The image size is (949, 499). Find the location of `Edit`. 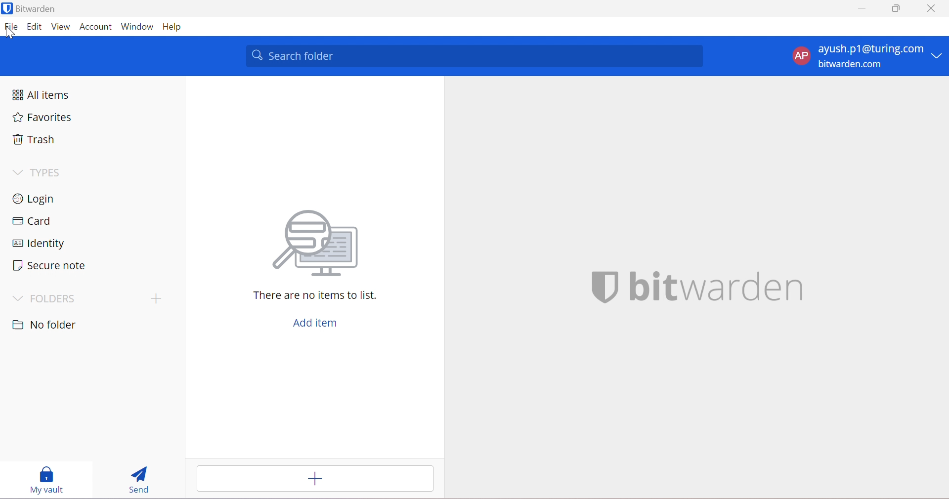

Edit is located at coordinates (34, 28).